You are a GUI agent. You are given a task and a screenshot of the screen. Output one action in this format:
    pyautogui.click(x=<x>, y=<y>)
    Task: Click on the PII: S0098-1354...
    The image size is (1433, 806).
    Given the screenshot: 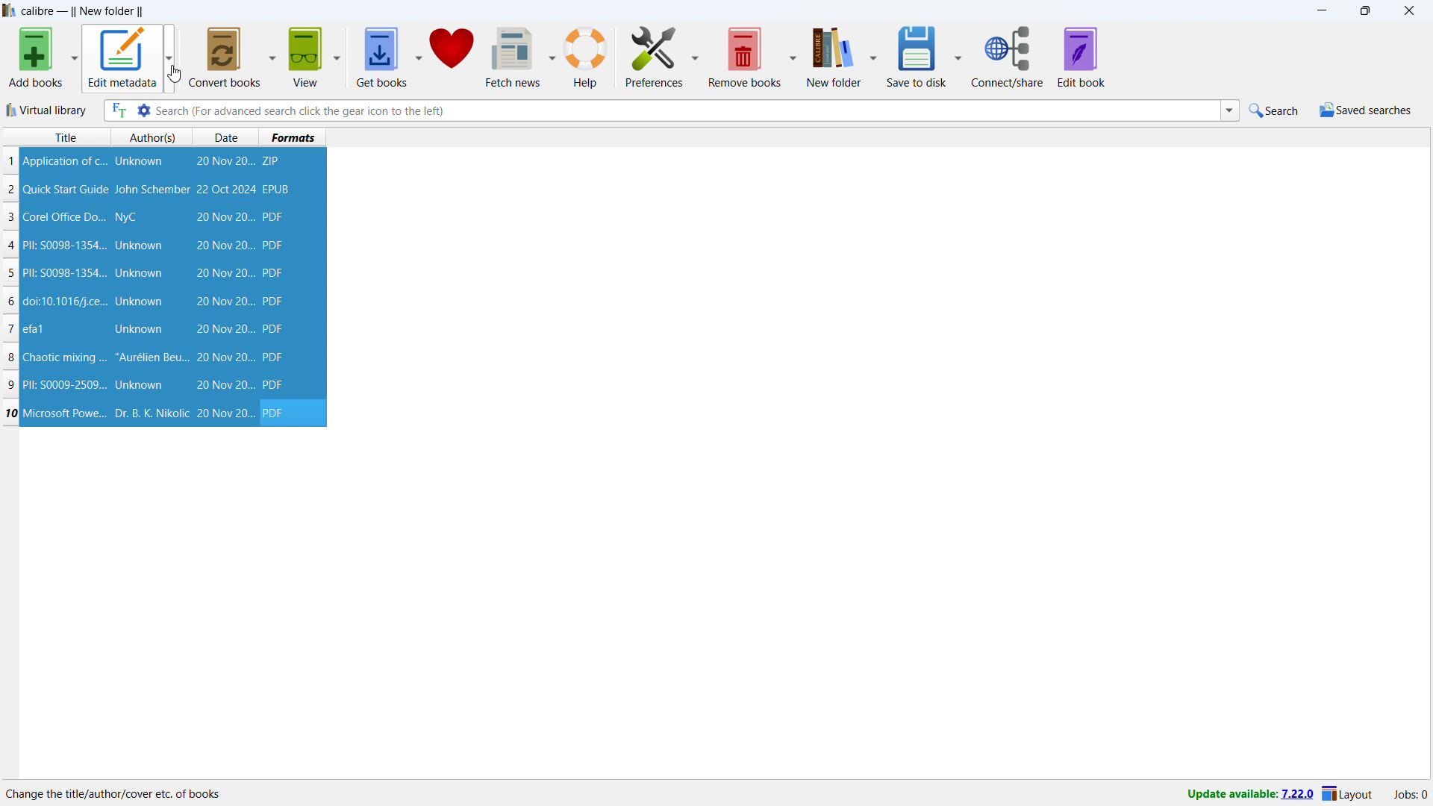 What is the action you would take?
    pyautogui.click(x=65, y=246)
    